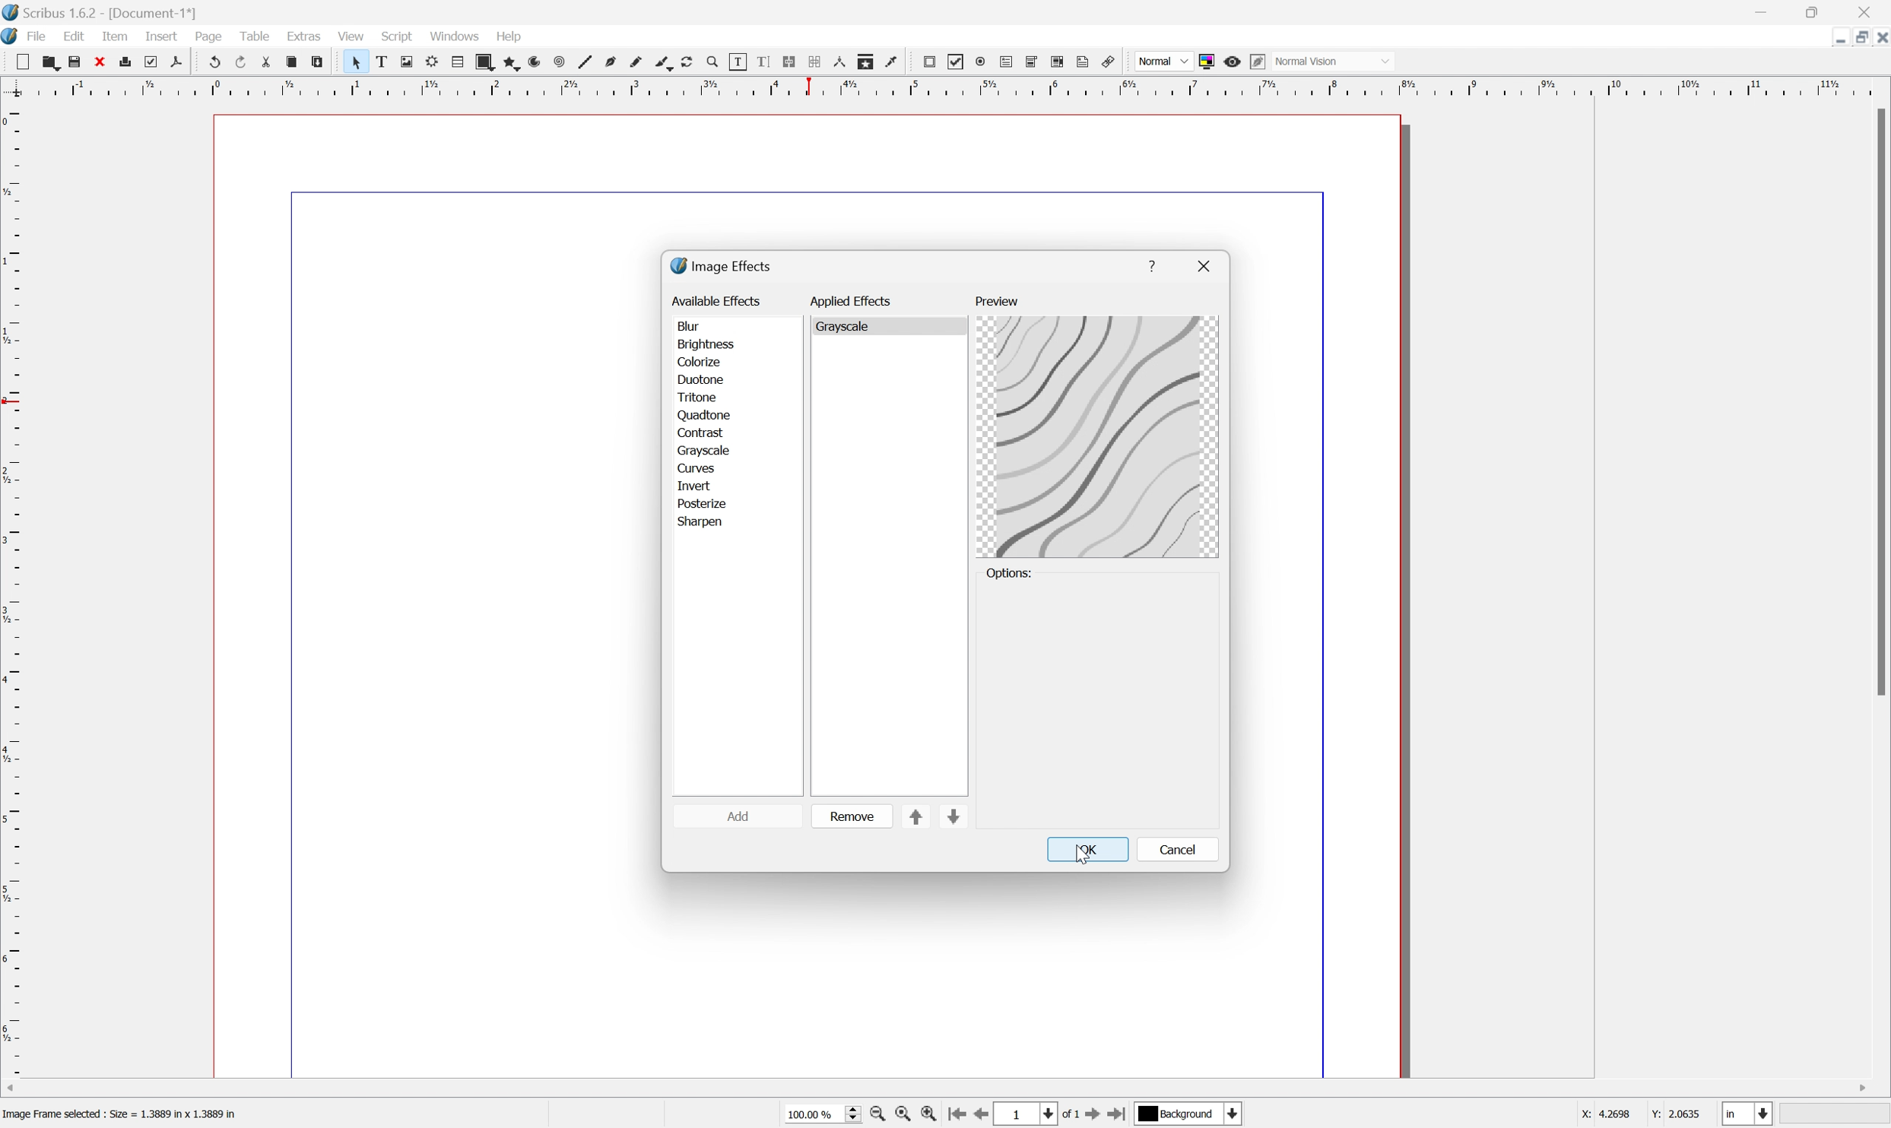 The width and height of the screenshot is (1891, 1128). I want to click on Arc, so click(541, 64).